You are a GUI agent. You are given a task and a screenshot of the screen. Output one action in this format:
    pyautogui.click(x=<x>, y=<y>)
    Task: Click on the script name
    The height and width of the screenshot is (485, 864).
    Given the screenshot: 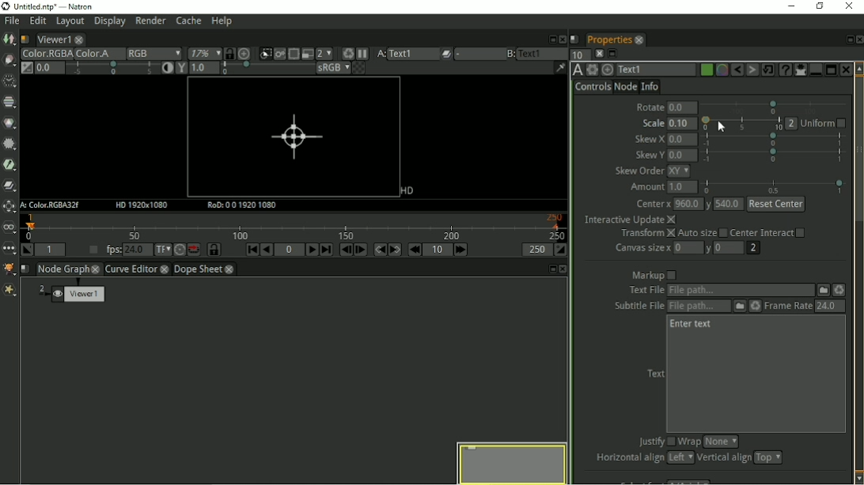 What is the action you would take?
    pyautogui.click(x=25, y=269)
    